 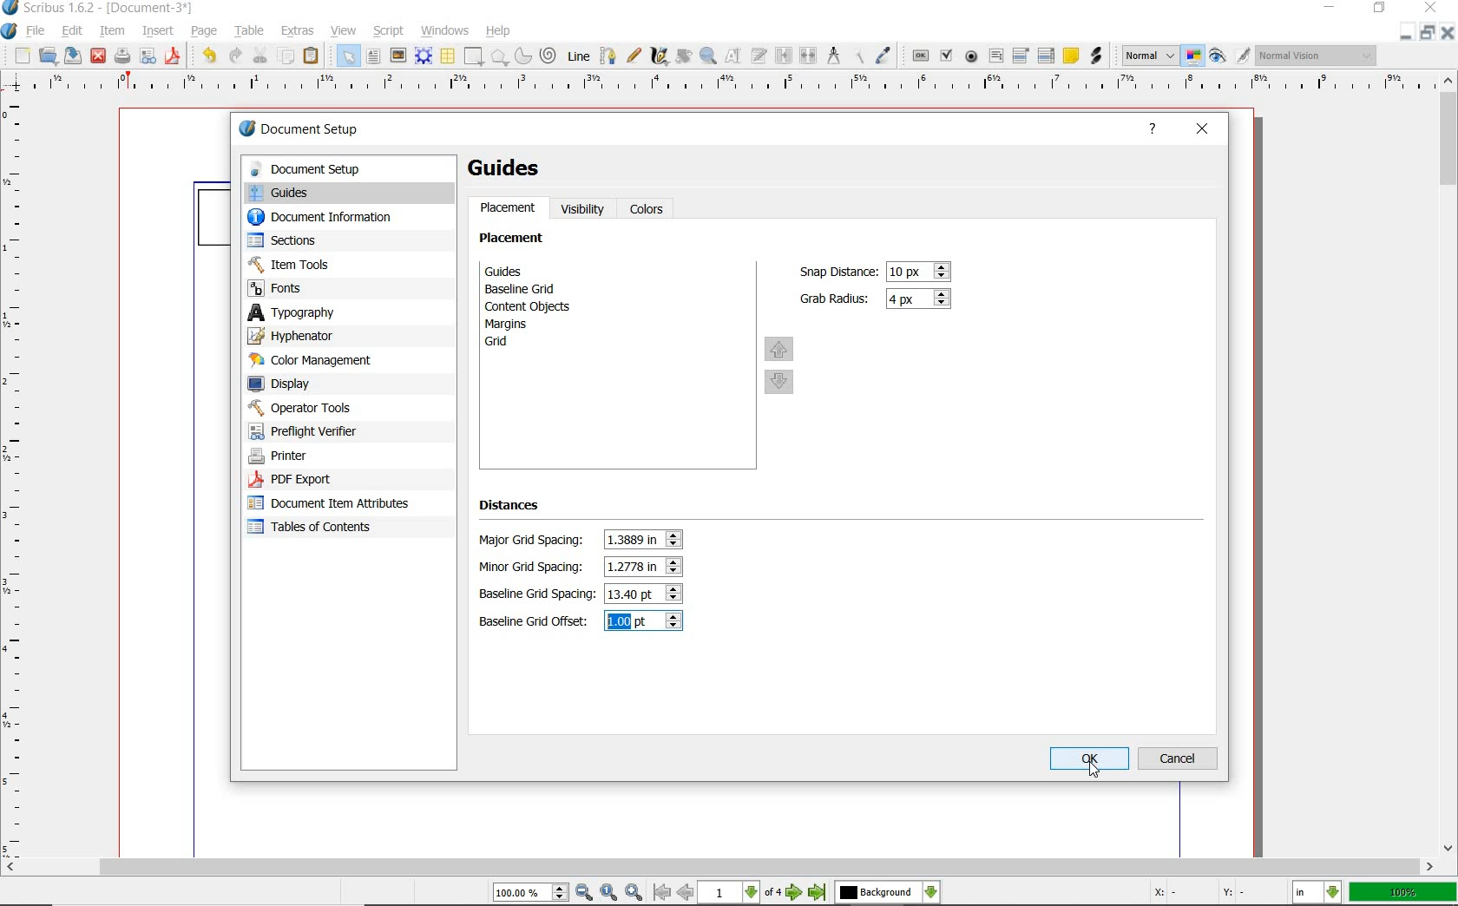 I want to click on close, so click(x=97, y=57).